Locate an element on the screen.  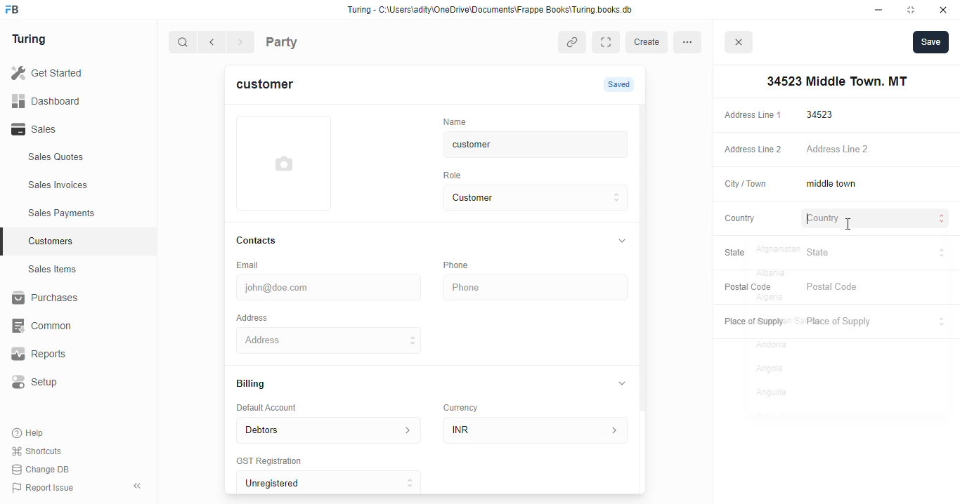
Currency is located at coordinates (467, 404).